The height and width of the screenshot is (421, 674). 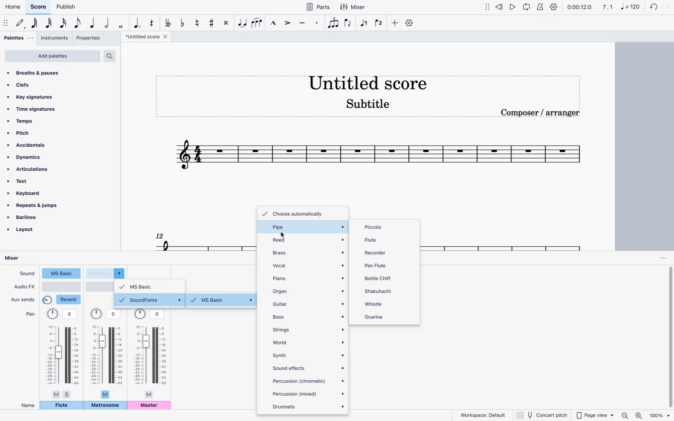 I want to click on palettes, so click(x=17, y=38).